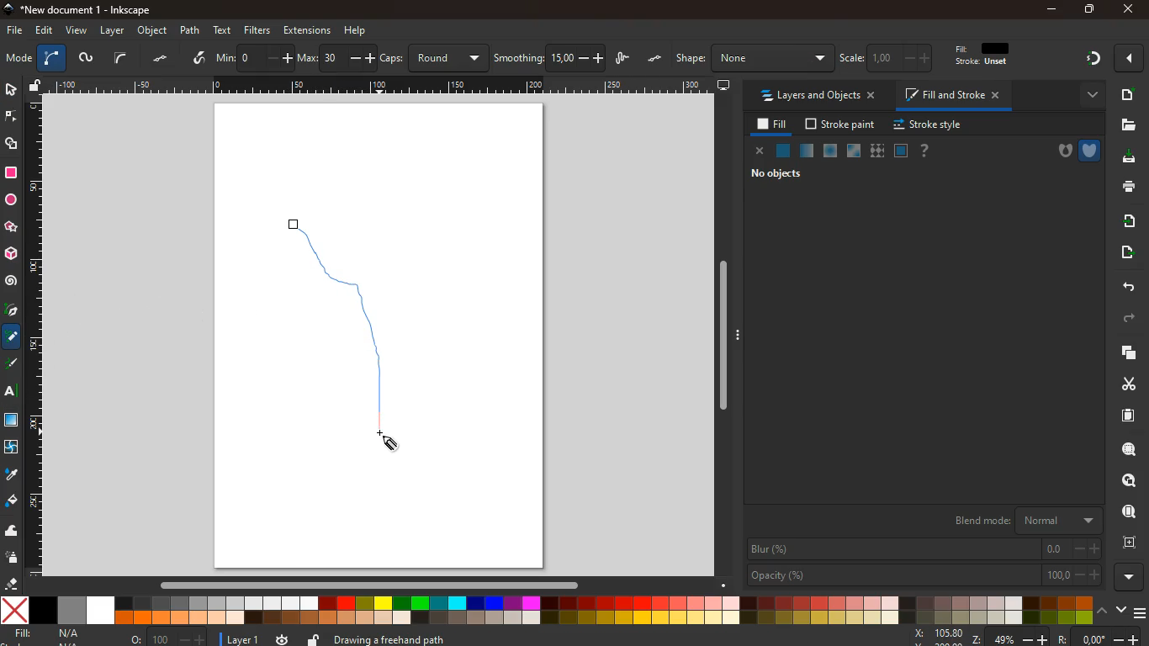  What do you see at coordinates (315, 638) in the screenshot?
I see `unlock` at bounding box center [315, 638].